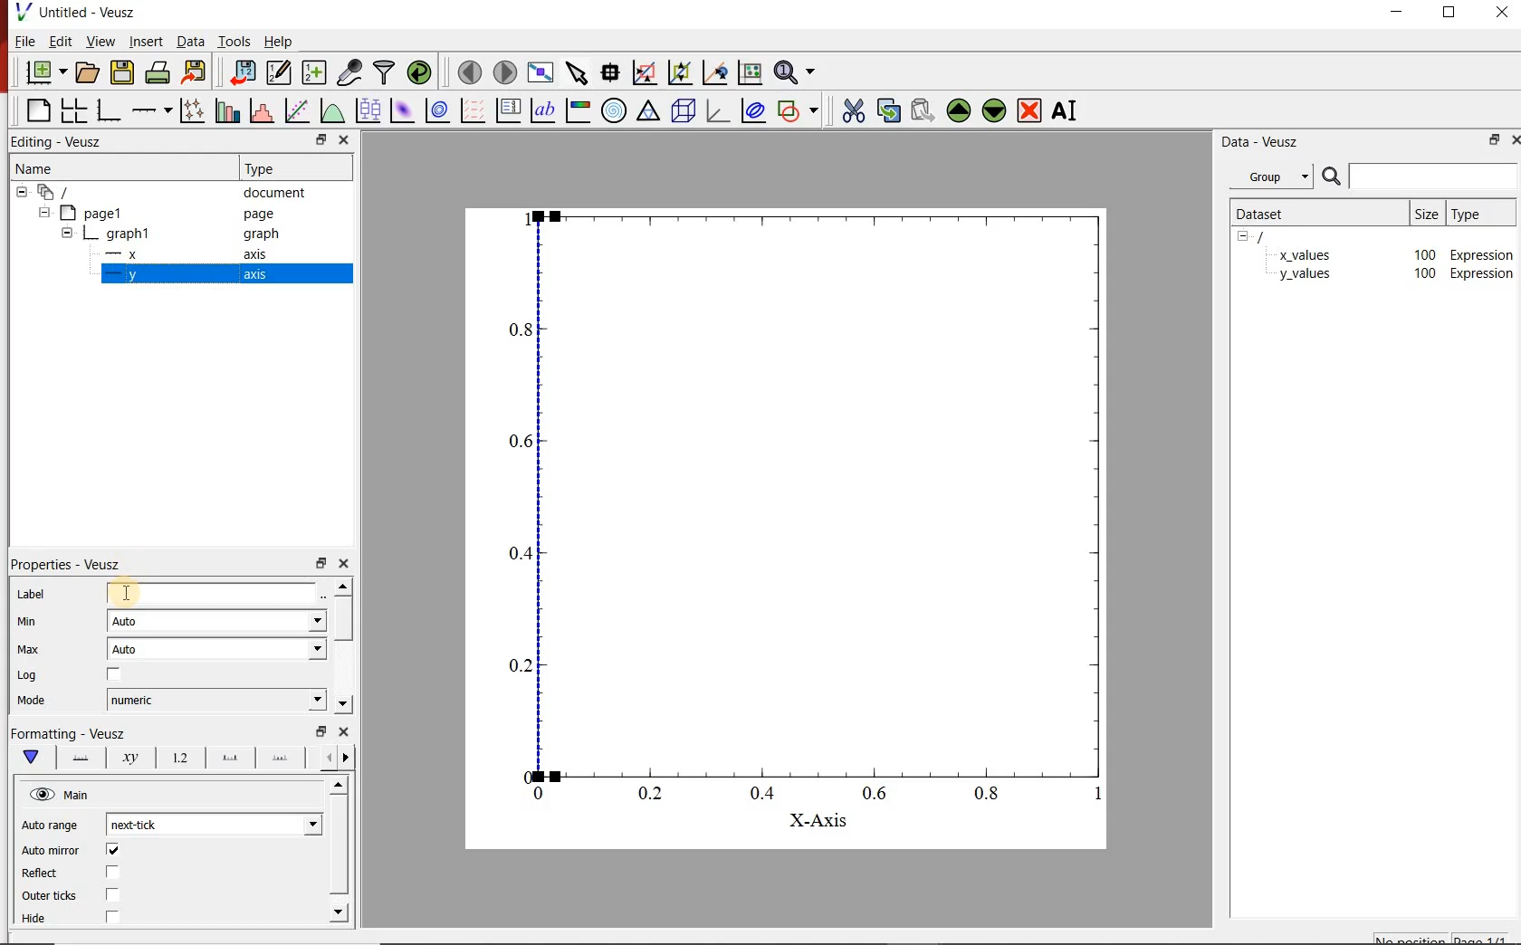 Image resolution: width=1521 pixels, height=945 pixels. Describe the element at coordinates (321, 561) in the screenshot. I see `restore down` at that location.